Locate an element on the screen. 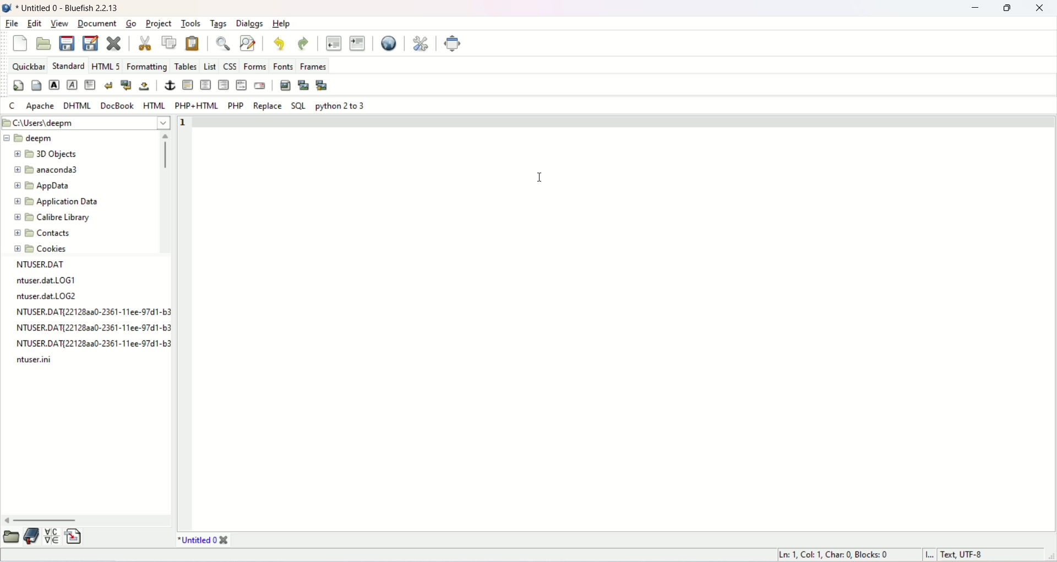  emphasize is located at coordinates (71, 85).